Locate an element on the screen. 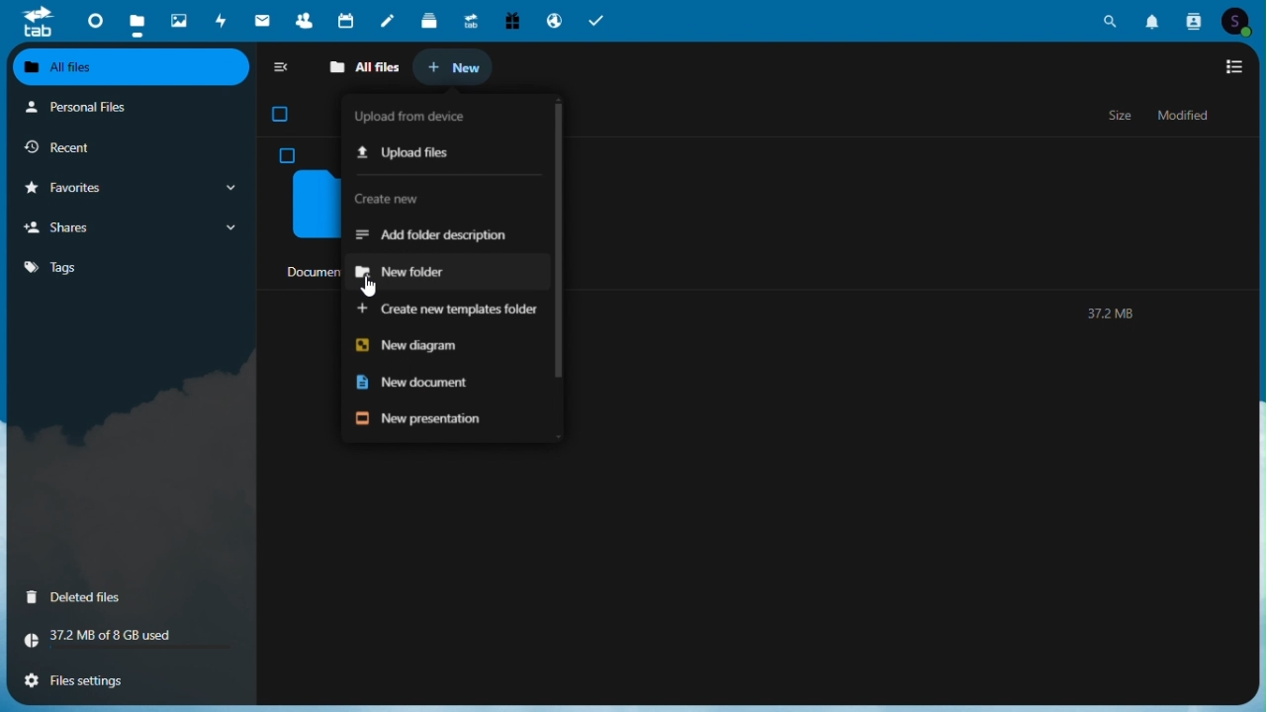  tab is located at coordinates (32, 21).